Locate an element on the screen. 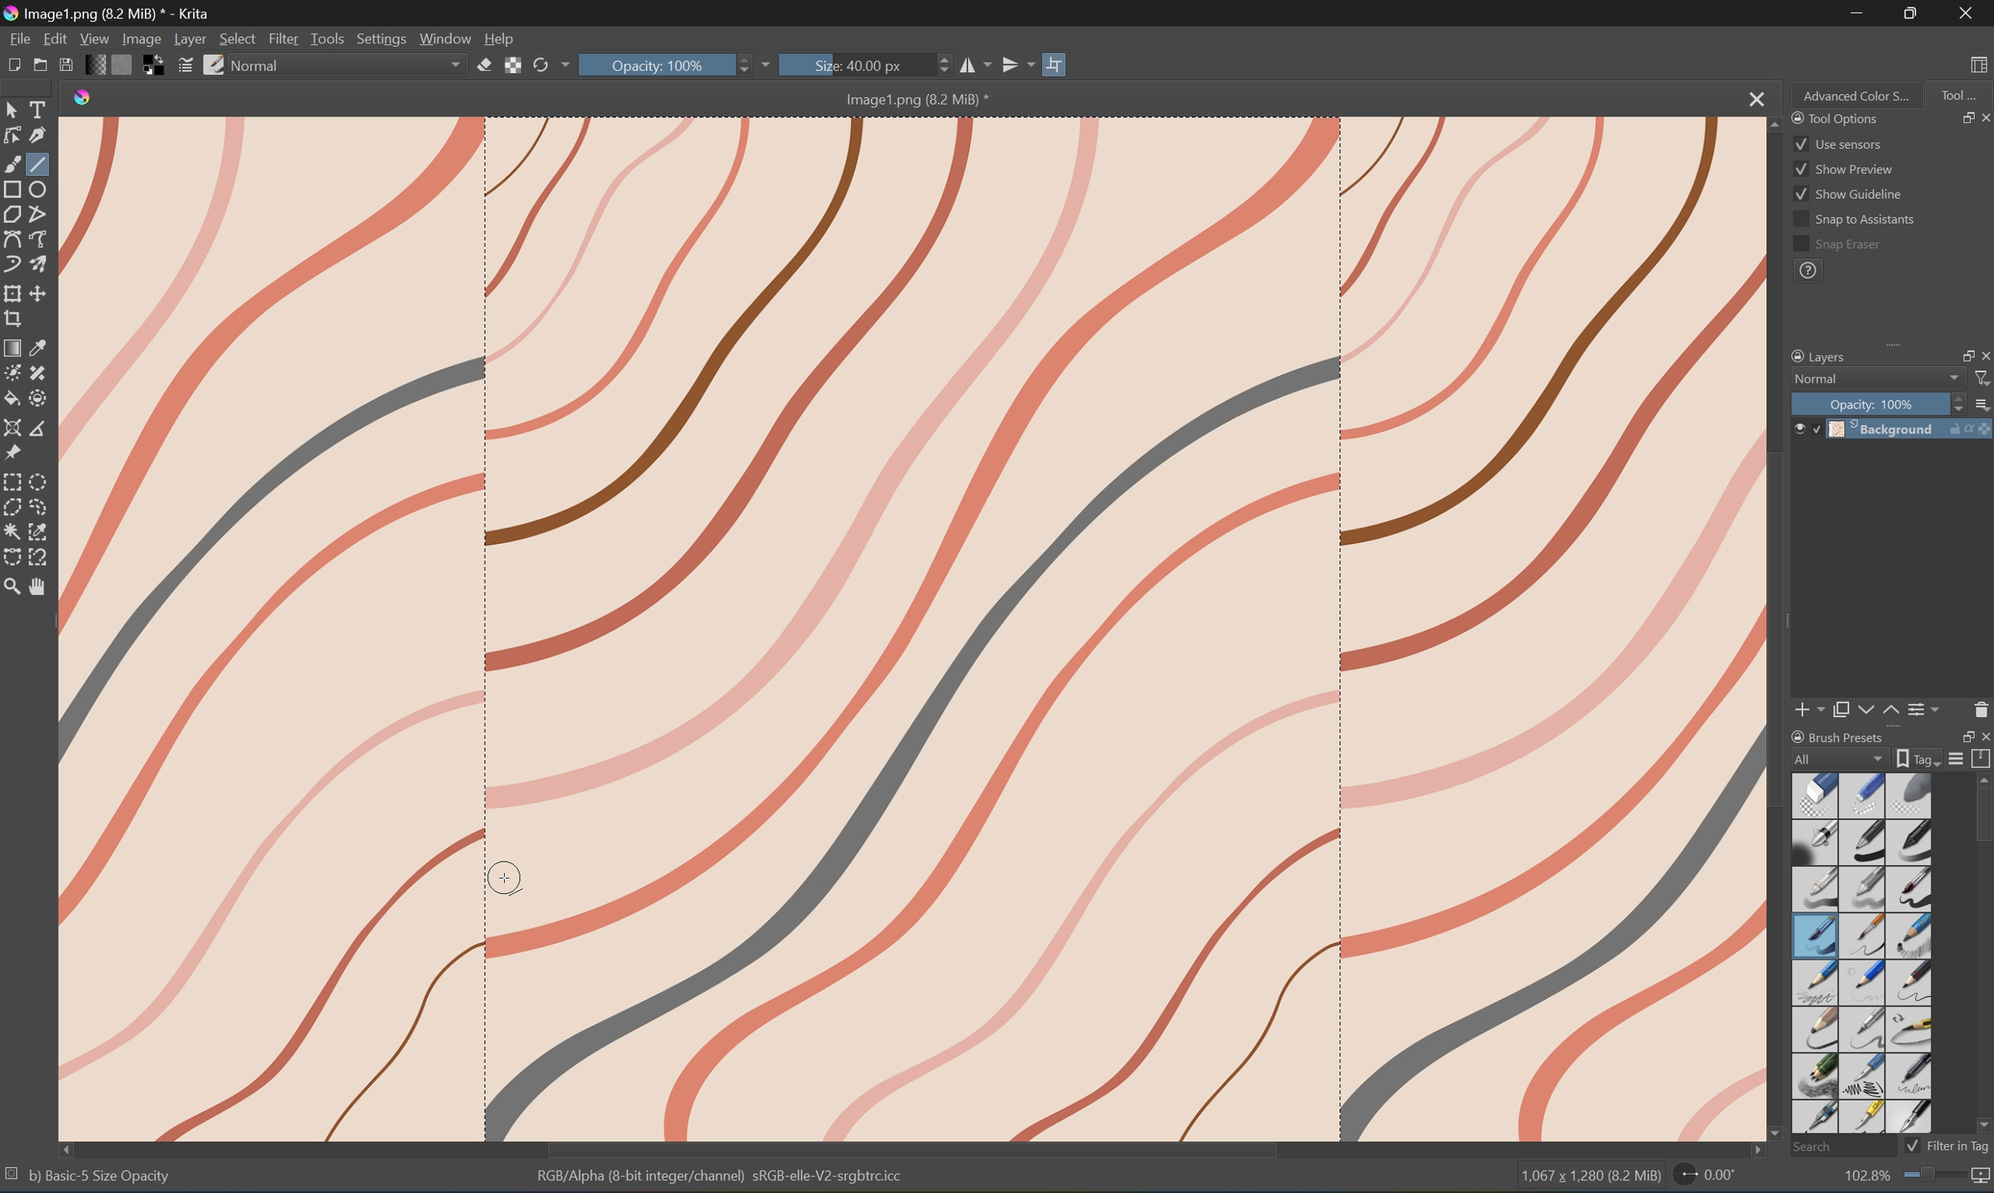 Image resolution: width=1994 pixels, height=1193 pixels. Drop Down is located at coordinates (564, 65).